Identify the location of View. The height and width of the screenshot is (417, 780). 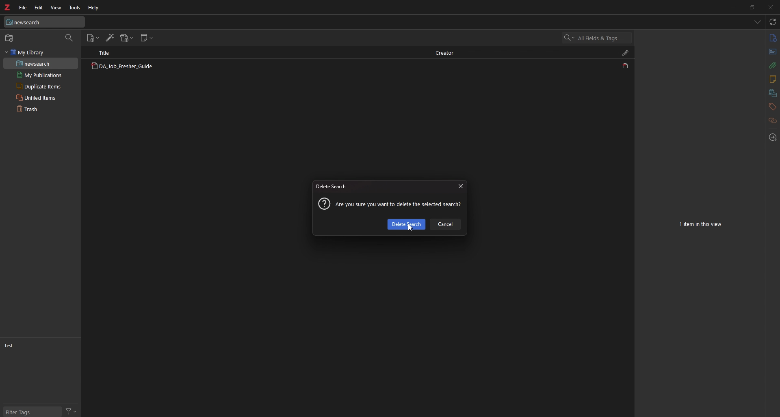
(56, 7).